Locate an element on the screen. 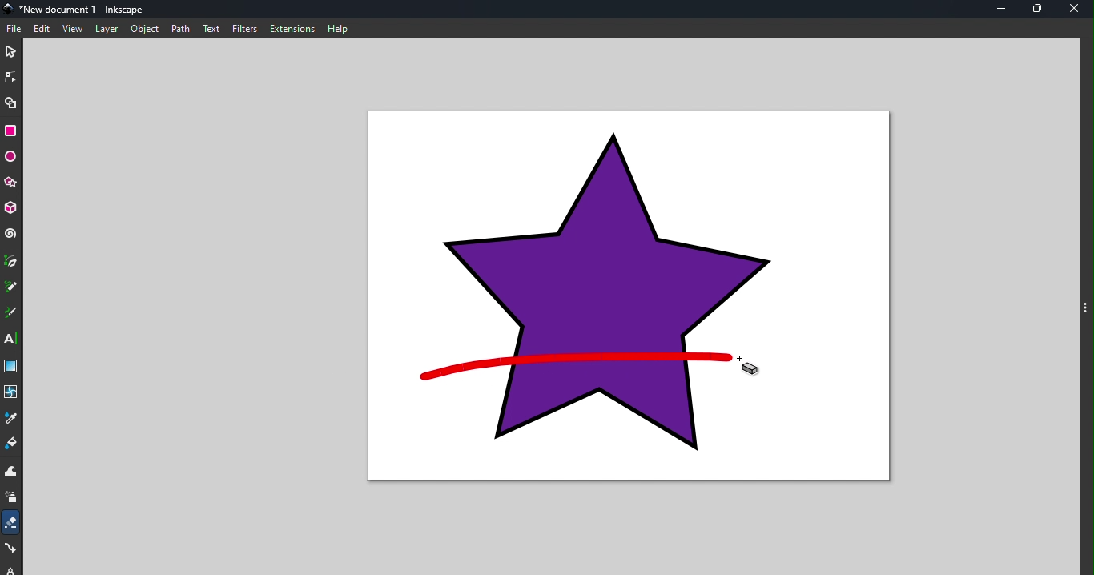 This screenshot has width=1094, height=575. paint bucket tool is located at coordinates (12, 444).